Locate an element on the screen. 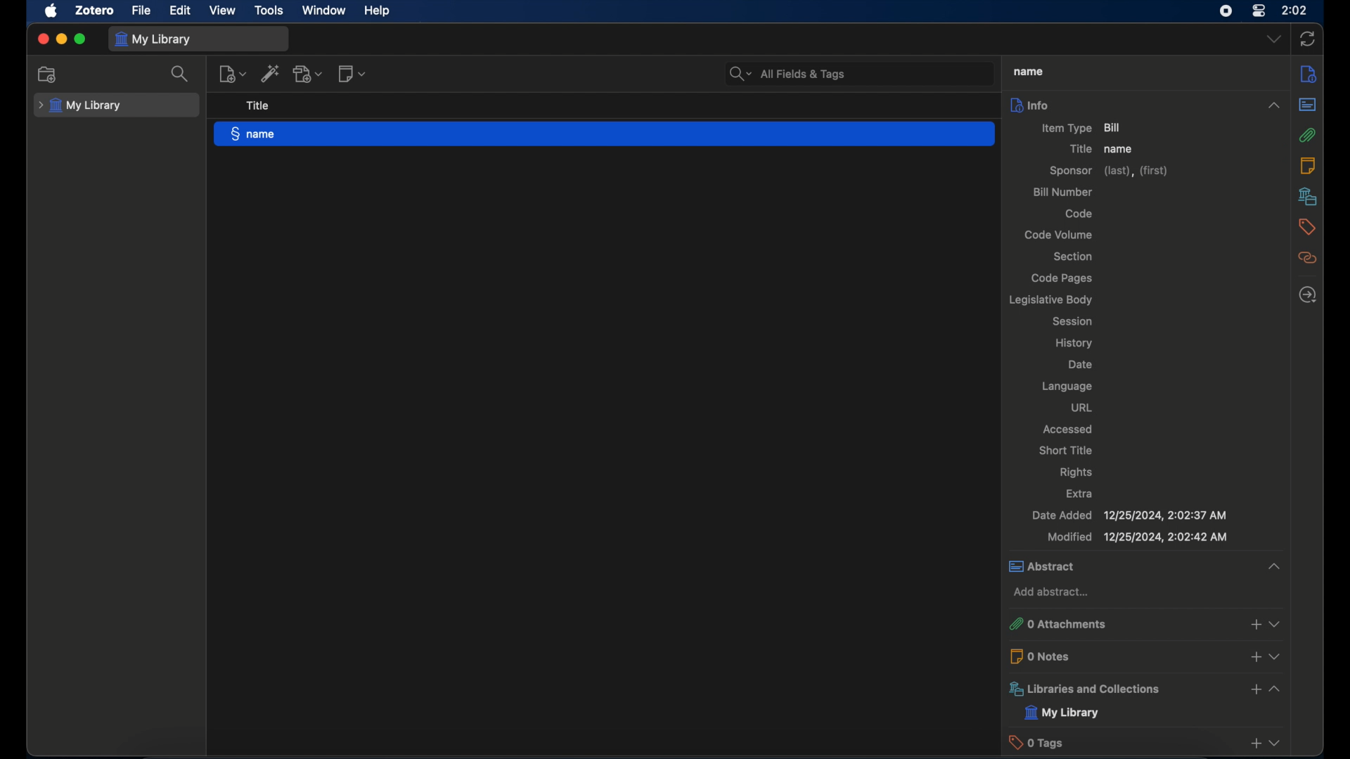  view is located at coordinates (224, 11).